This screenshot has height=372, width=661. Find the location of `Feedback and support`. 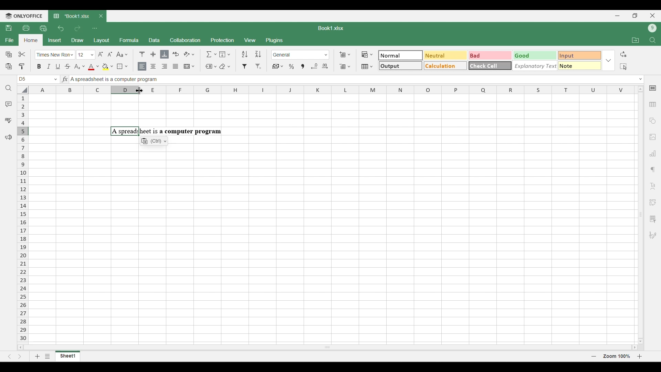

Feedback and support is located at coordinates (9, 137).